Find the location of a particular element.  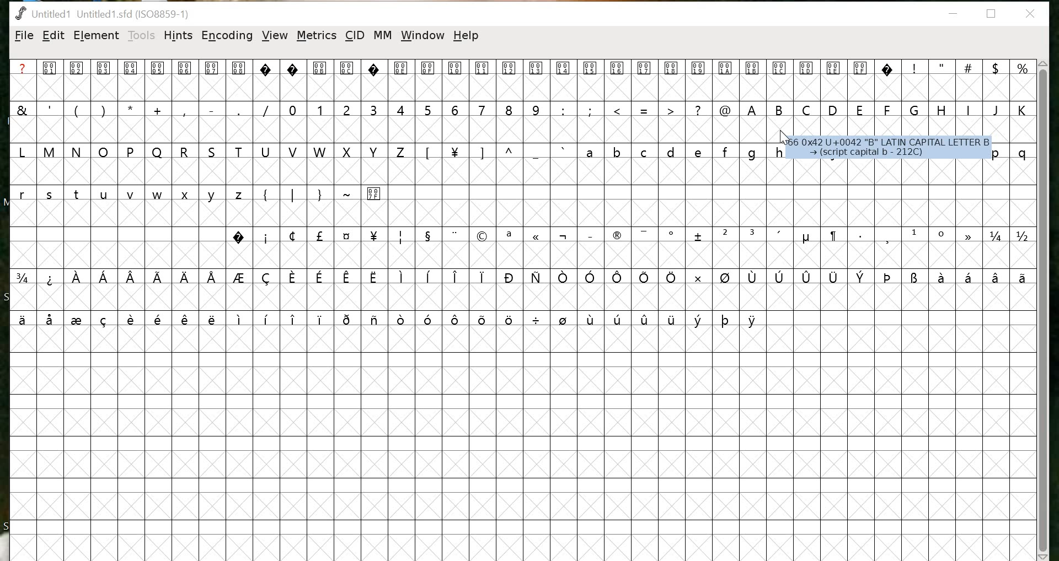

minimize is located at coordinates (957, 14).